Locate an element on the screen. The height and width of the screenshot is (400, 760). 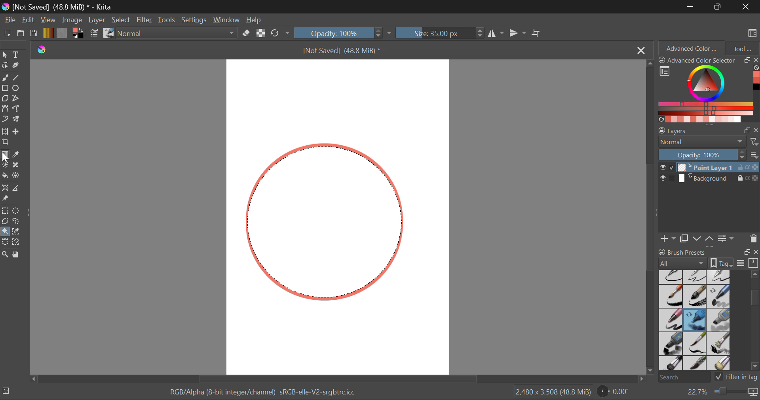
Close is located at coordinates (746, 6).